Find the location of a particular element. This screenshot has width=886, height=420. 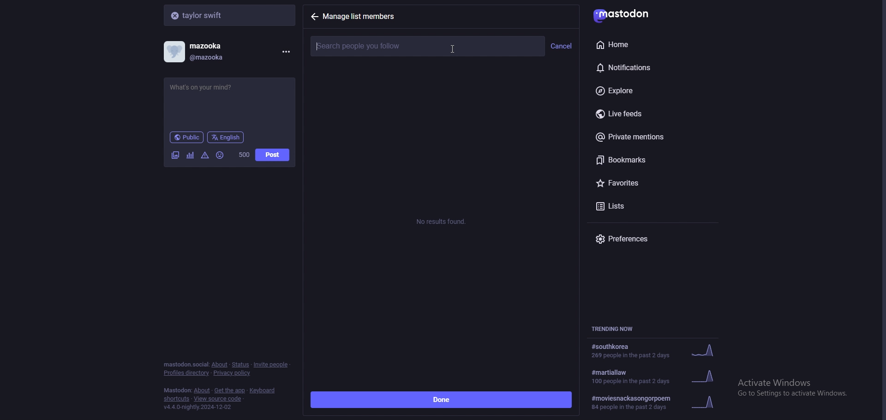

word limit is located at coordinates (243, 155).